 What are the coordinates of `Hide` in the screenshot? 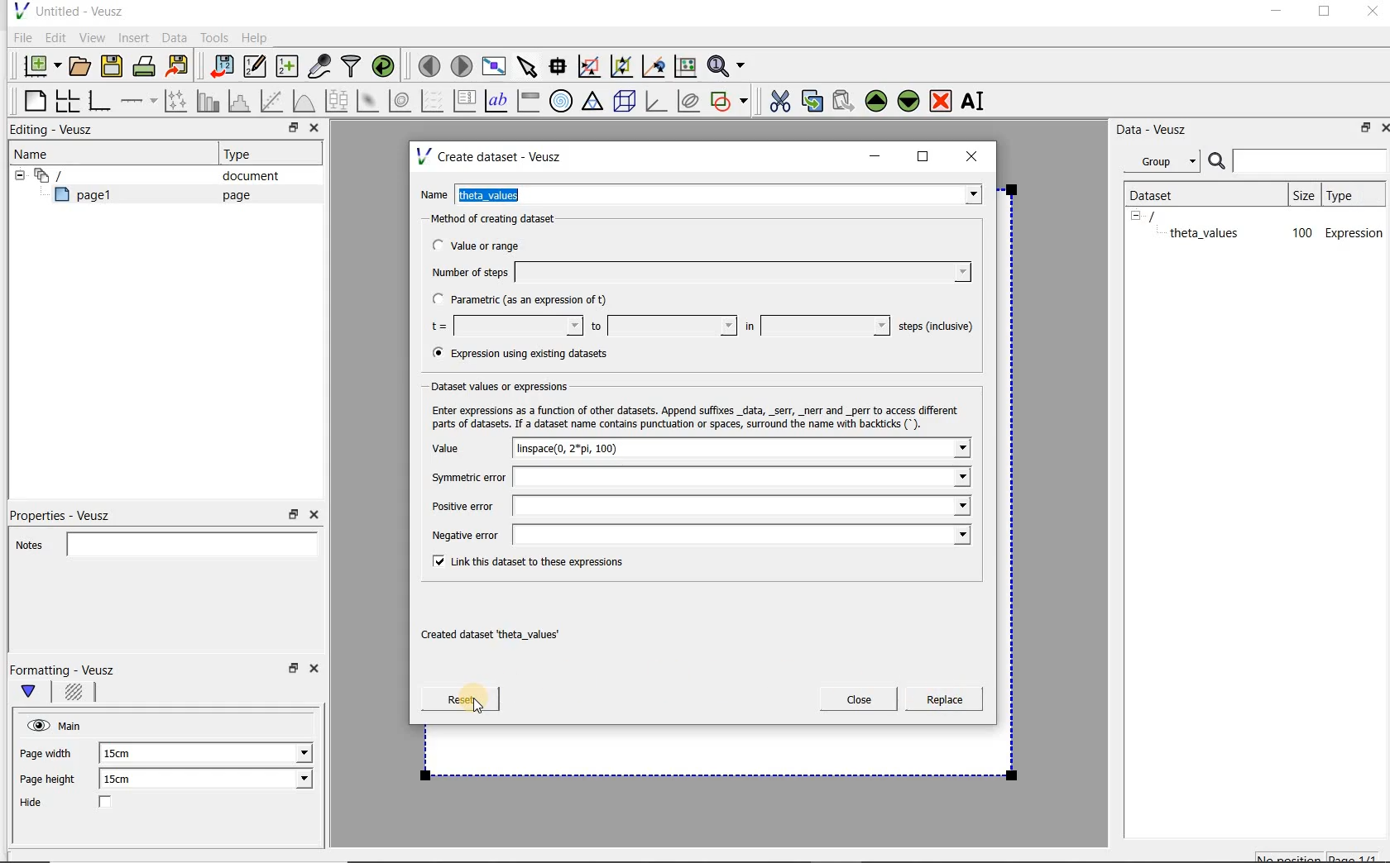 It's located at (82, 803).